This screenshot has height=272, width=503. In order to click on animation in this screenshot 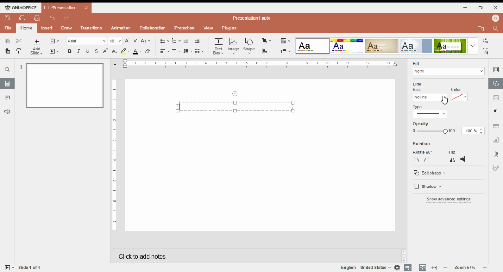, I will do `click(120, 28)`.